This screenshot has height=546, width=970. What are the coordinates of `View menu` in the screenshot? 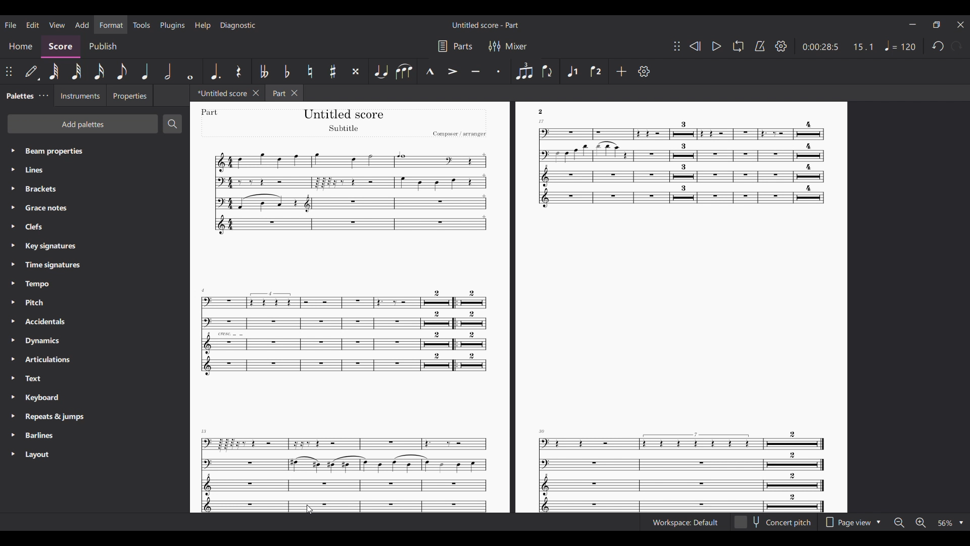 It's located at (57, 25).